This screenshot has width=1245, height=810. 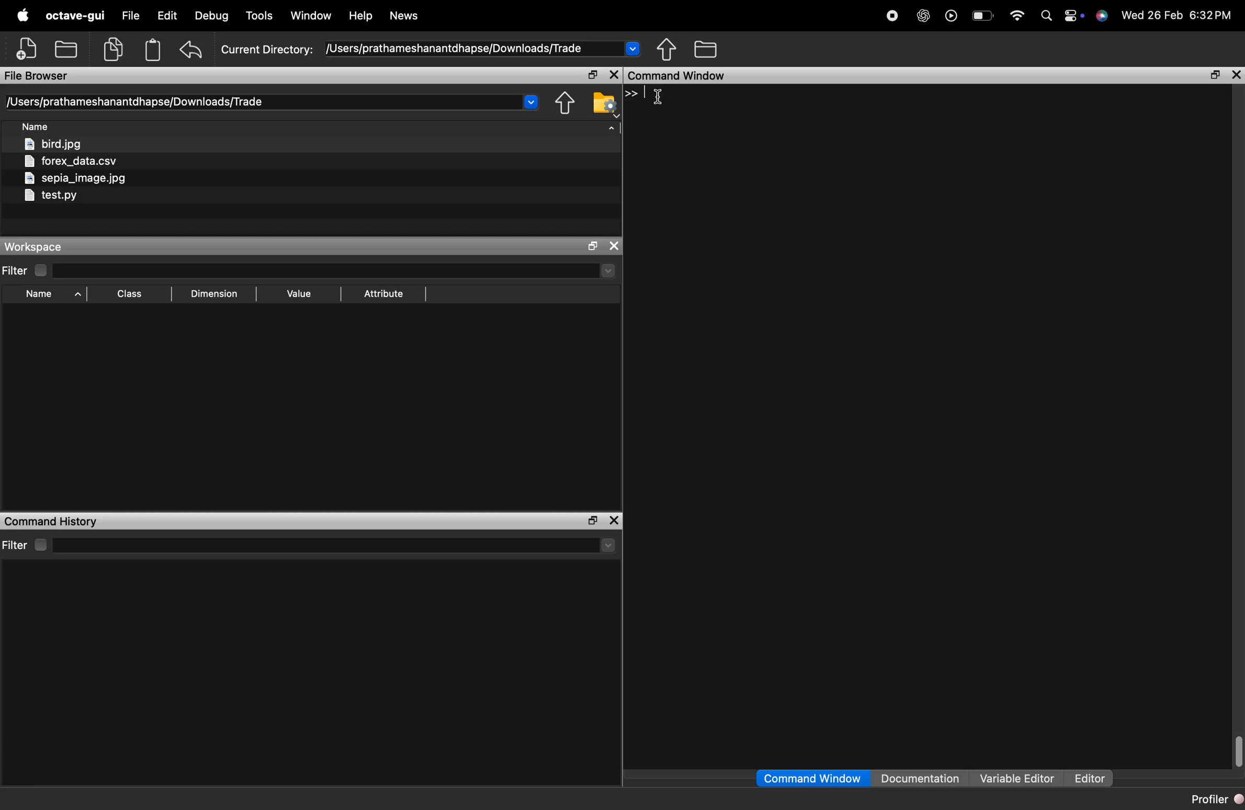 I want to click on select directory, so click(x=341, y=272).